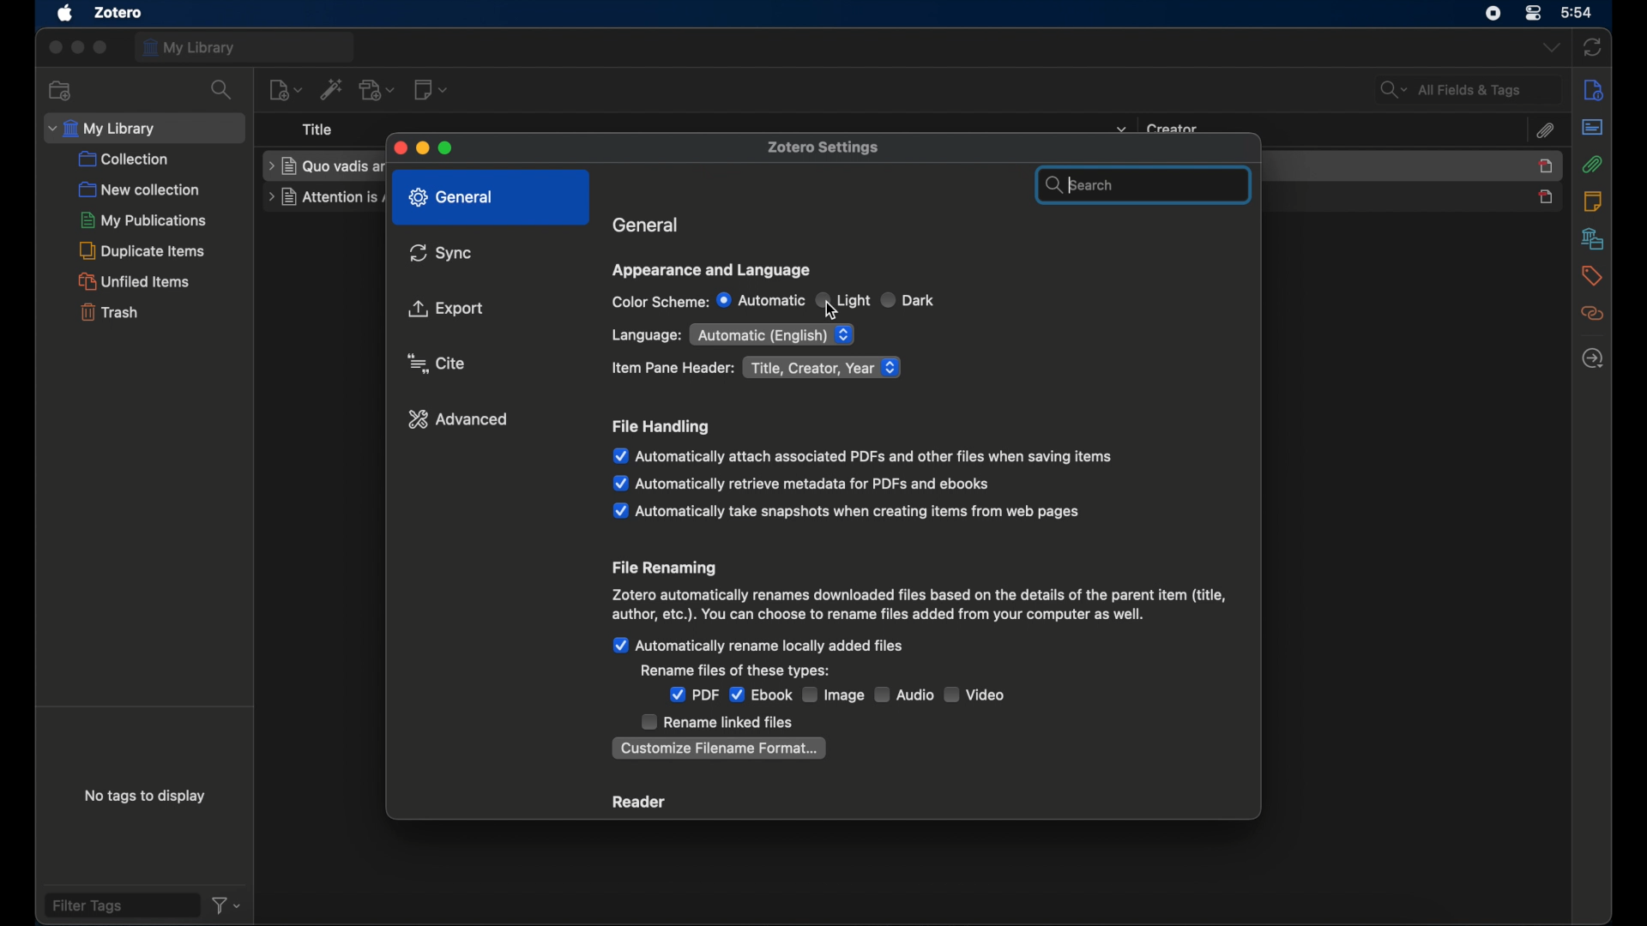  I want to click on rename files of these types, so click(737, 670).